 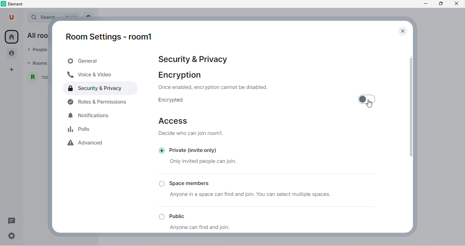 What do you see at coordinates (196, 59) in the screenshot?
I see `Security & Privacy` at bounding box center [196, 59].